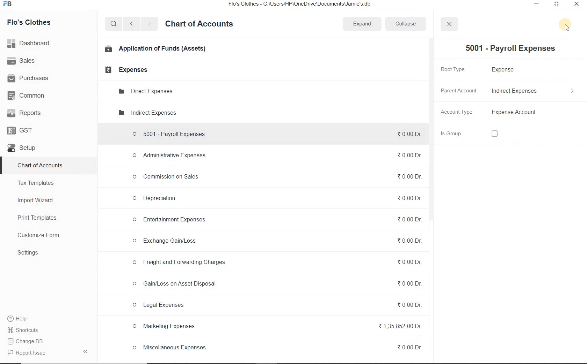 Image resolution: width=587 pixels, height=364 pixels. Describe the element at coordinates (449, 24) in the screenshot. I see `close` at that location.